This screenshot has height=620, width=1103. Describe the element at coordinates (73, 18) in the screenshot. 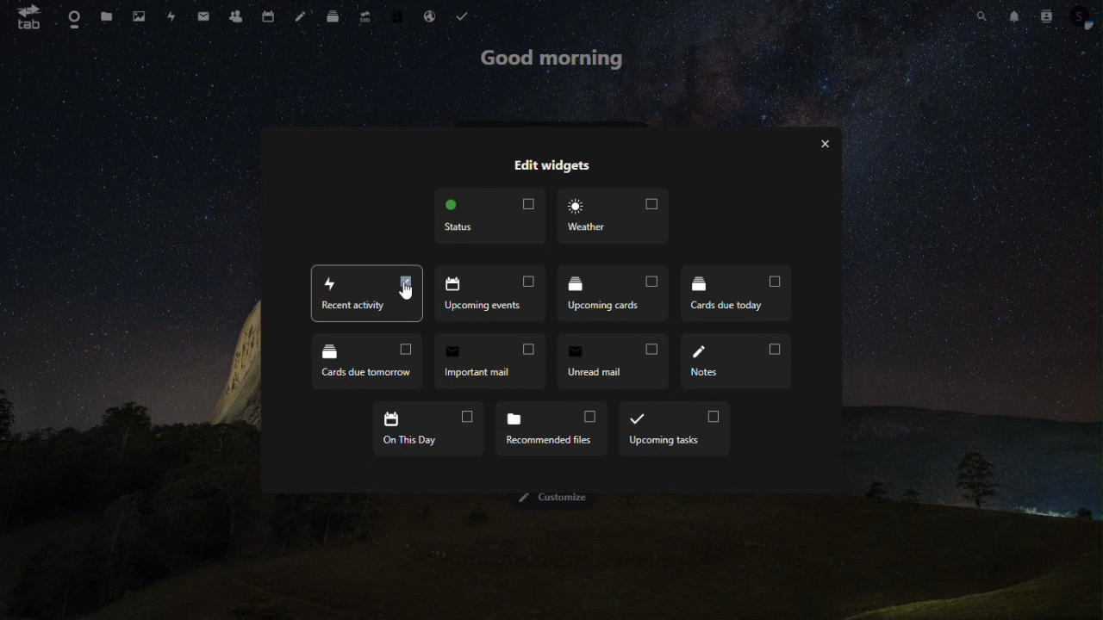

I see `dashboard` at that location.